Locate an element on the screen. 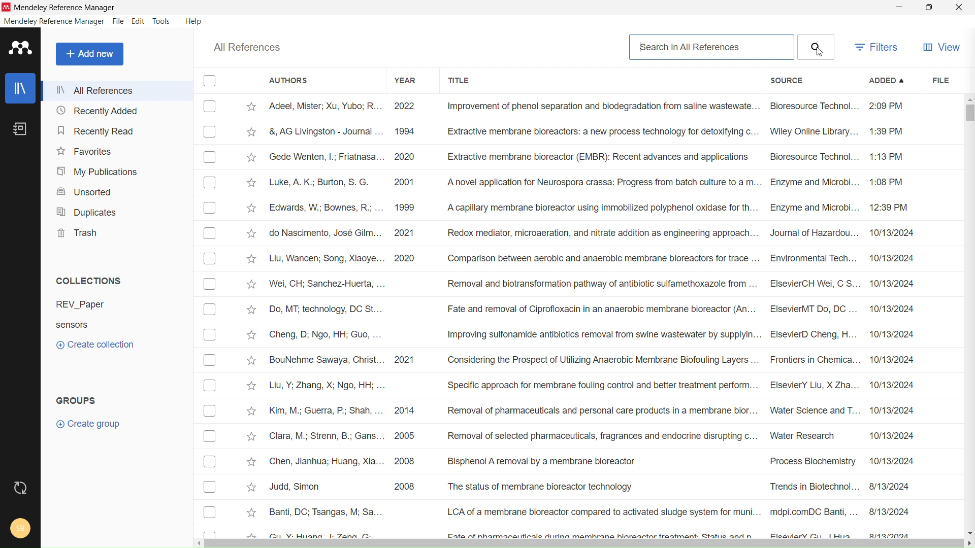 The height and width of the screenshot is (548, 975). Checkbox is located at coordinates (210, 462).